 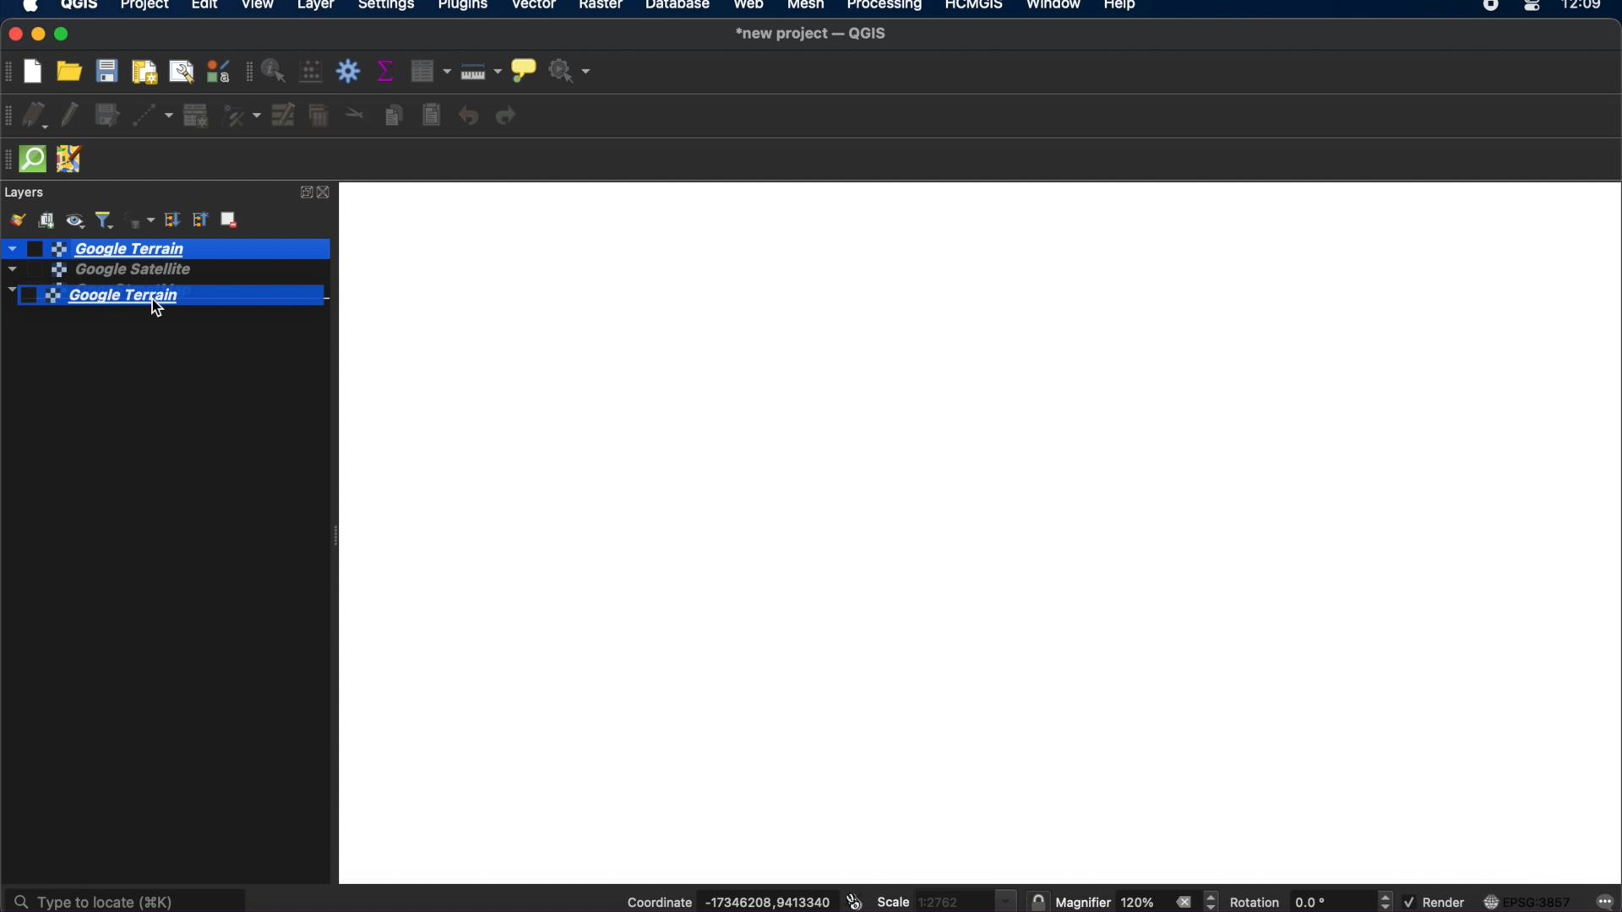 I want to click on delete selected, so click(x=318, y=117).